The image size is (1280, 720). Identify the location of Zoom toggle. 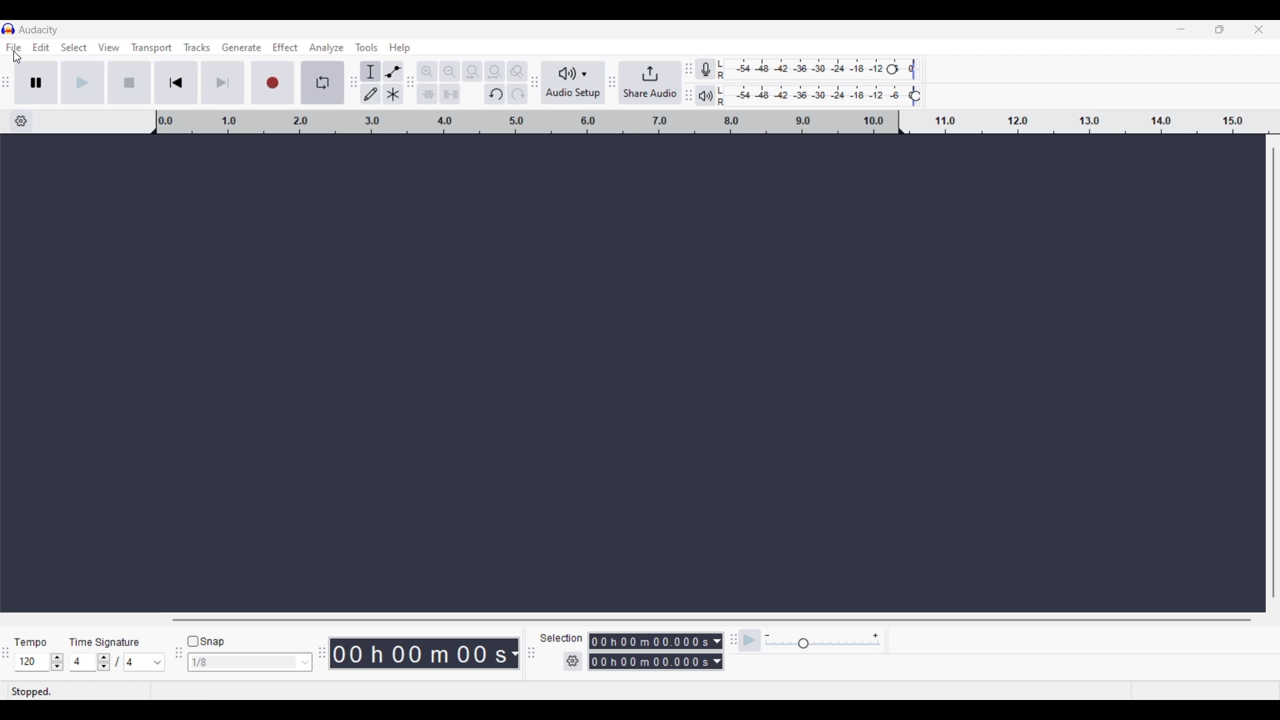
(518, 69).